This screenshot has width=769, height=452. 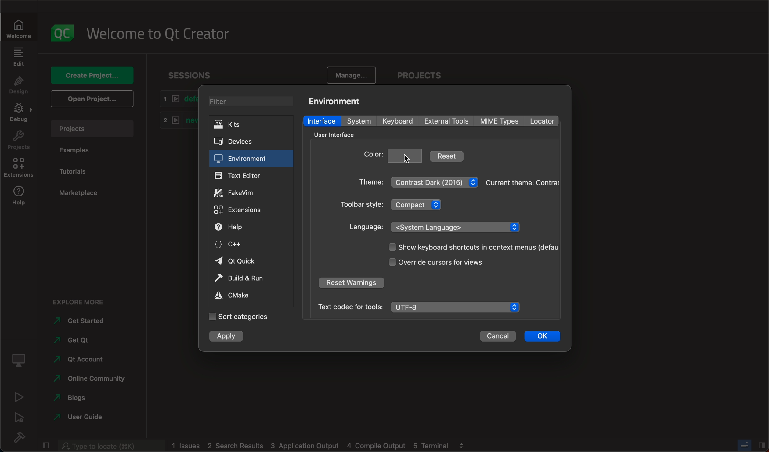 I want to click on qt, so click(x=78, y=359).